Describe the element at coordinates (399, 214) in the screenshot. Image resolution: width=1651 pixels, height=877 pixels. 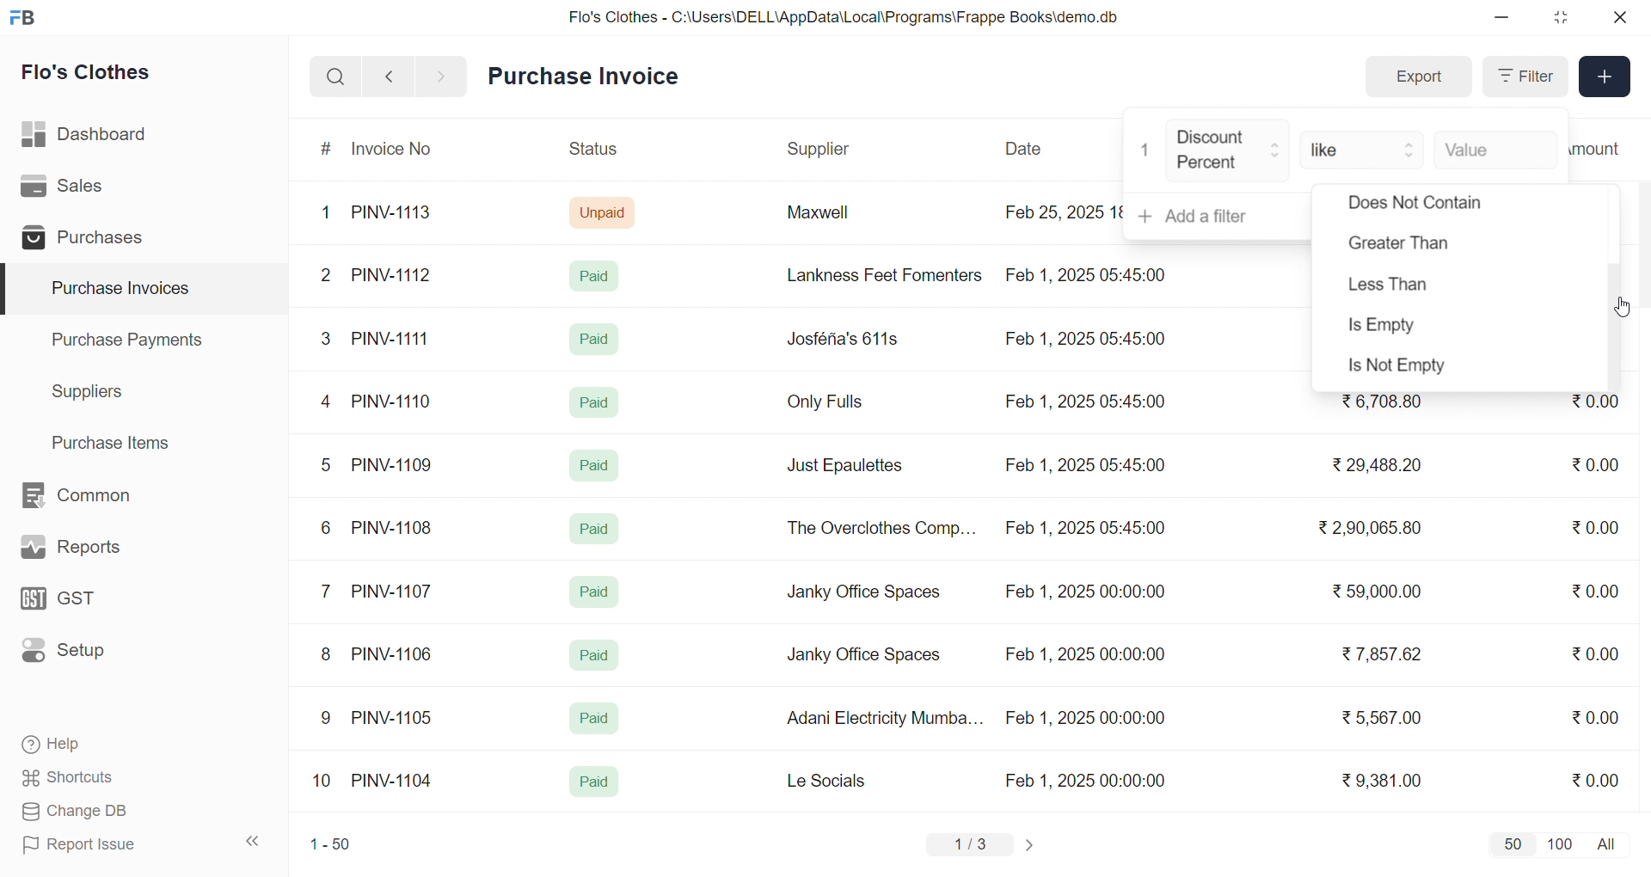
I see `PINV-1113` at that location.